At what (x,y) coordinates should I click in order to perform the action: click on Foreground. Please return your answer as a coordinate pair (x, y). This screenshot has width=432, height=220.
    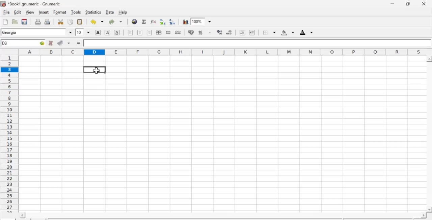
    Looking at the image, I should click on (306, 33).